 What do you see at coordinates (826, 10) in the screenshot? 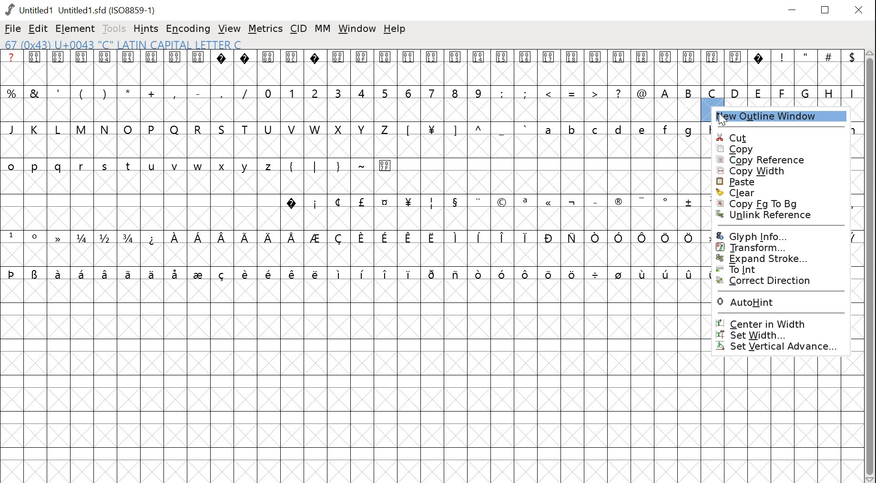
I see `restore down` at bounding box center [826, 10].